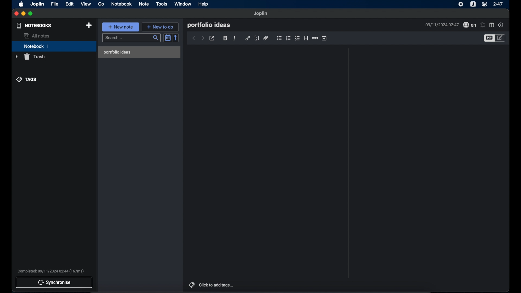  Describe the element at coordinates (482, 25) in the screenshot. I see `set alarm` at that location.